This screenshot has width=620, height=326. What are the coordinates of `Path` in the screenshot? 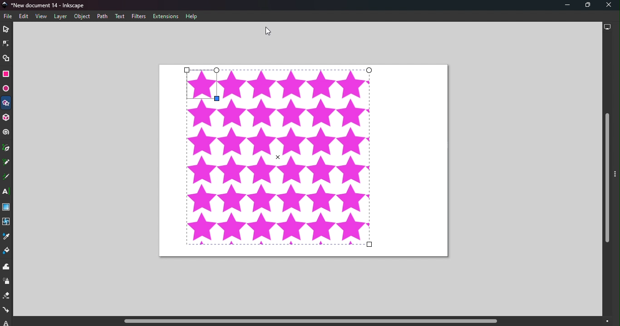 It's located at (101, 16).